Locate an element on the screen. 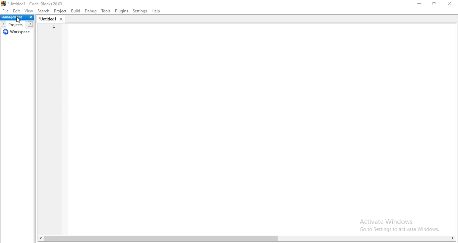 This screenshot has width=458, height=243. management is located at coordinates (17, 18).